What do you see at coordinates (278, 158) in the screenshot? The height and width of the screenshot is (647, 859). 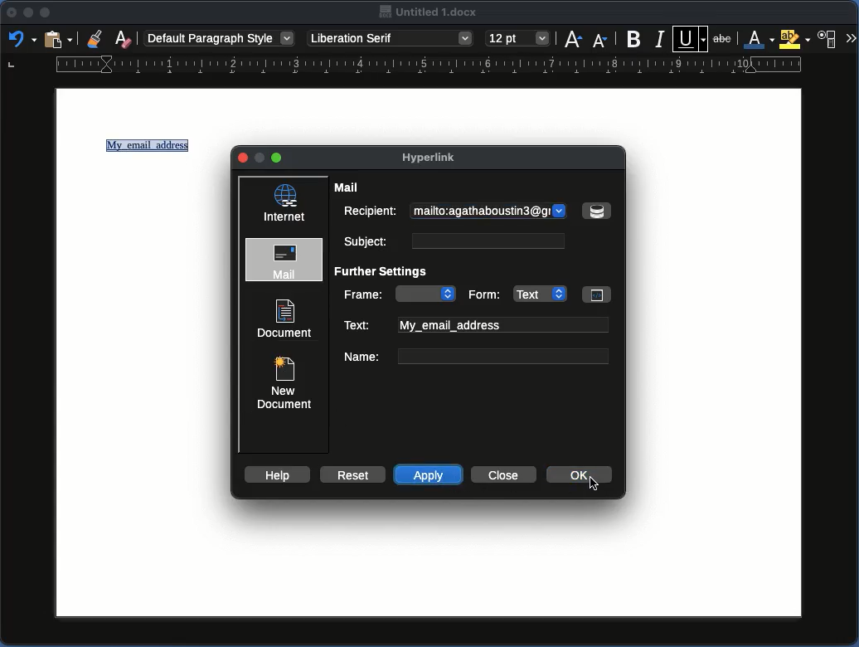 I see `Minimize` at bounding box center [278, 158].